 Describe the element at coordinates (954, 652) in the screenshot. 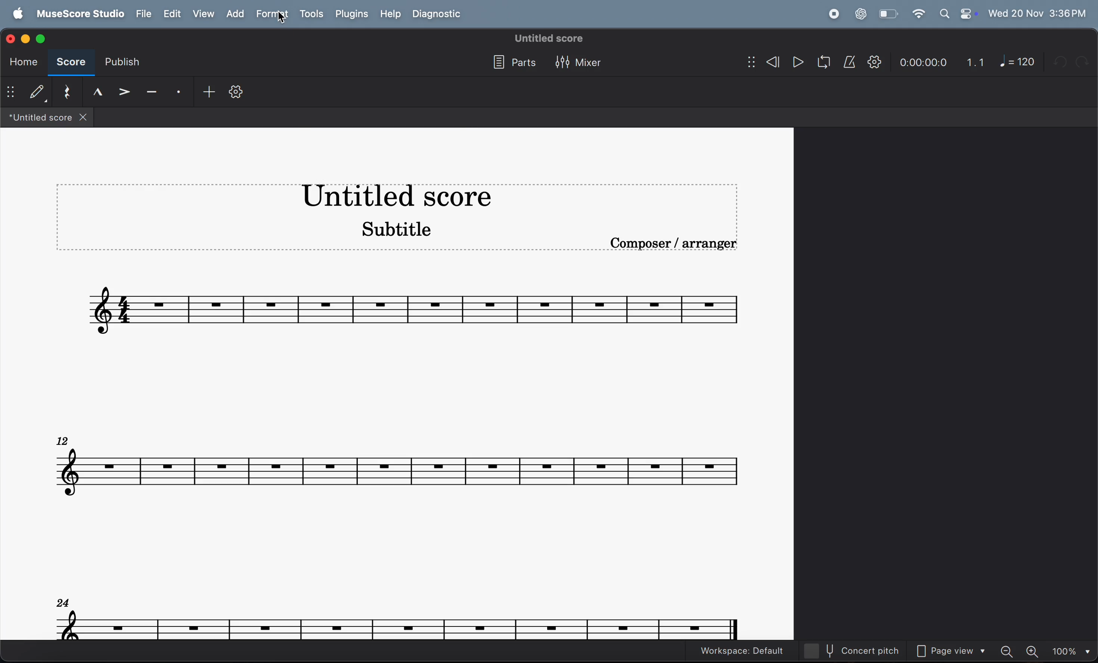

I see `page view` at that location.